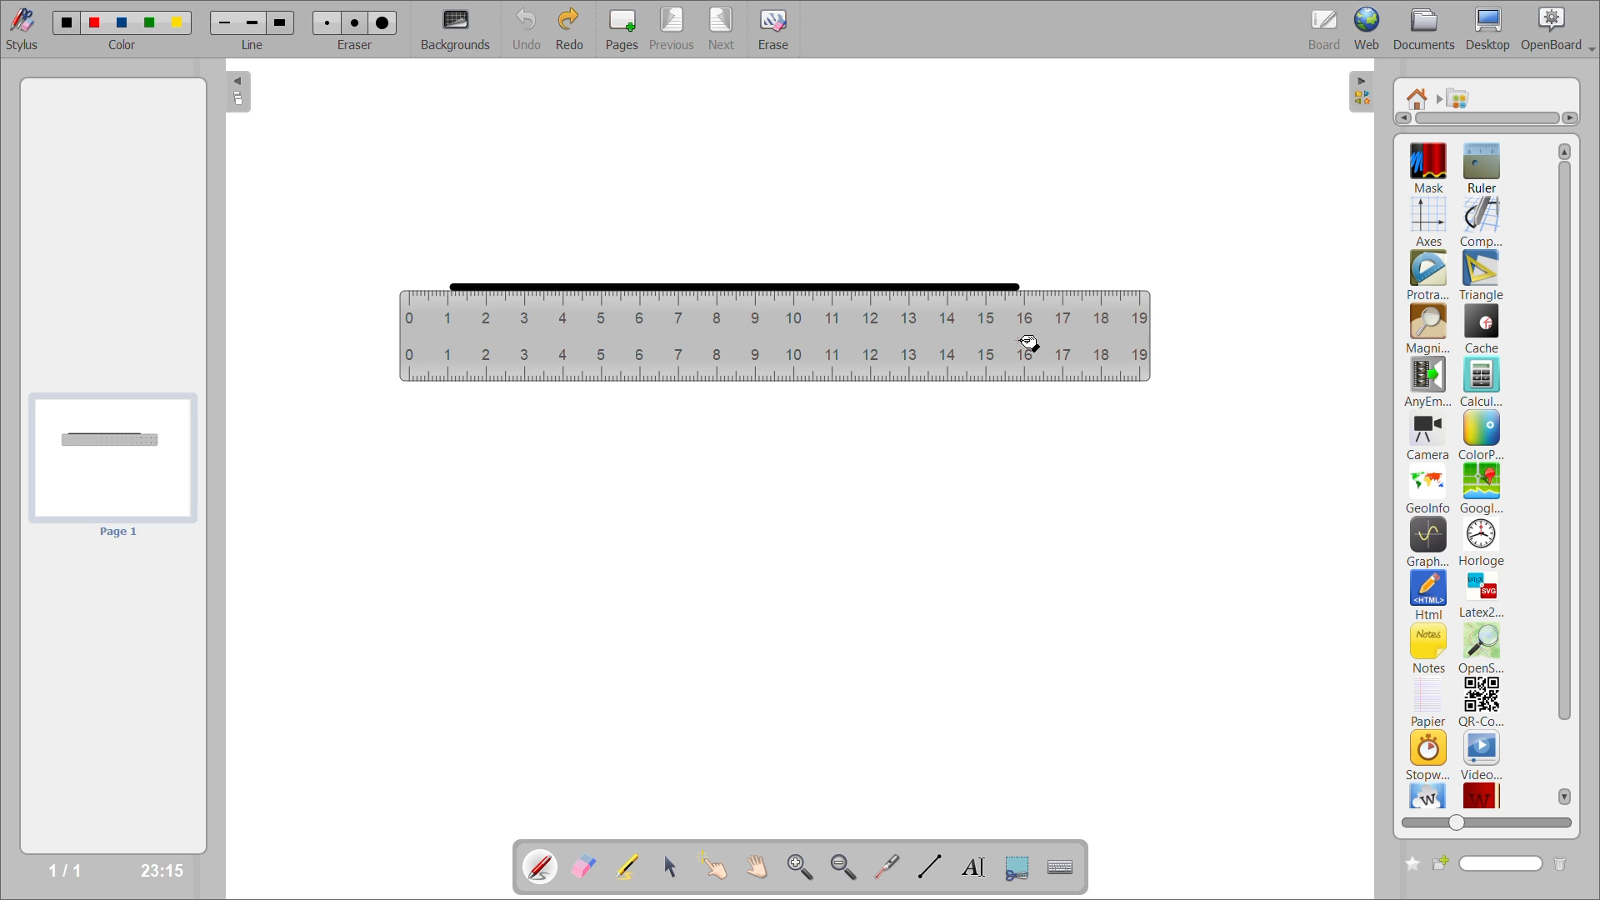  Describe the element at coordinates (458, 29) in the screenshot. I see `backgrounds` at that location.